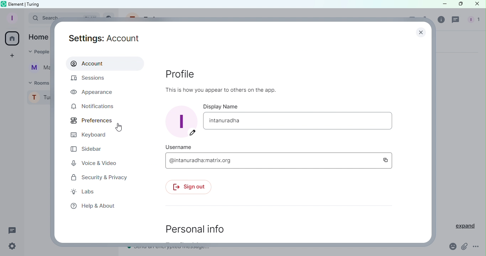  I want to click on Rooms, so click(38, 82).